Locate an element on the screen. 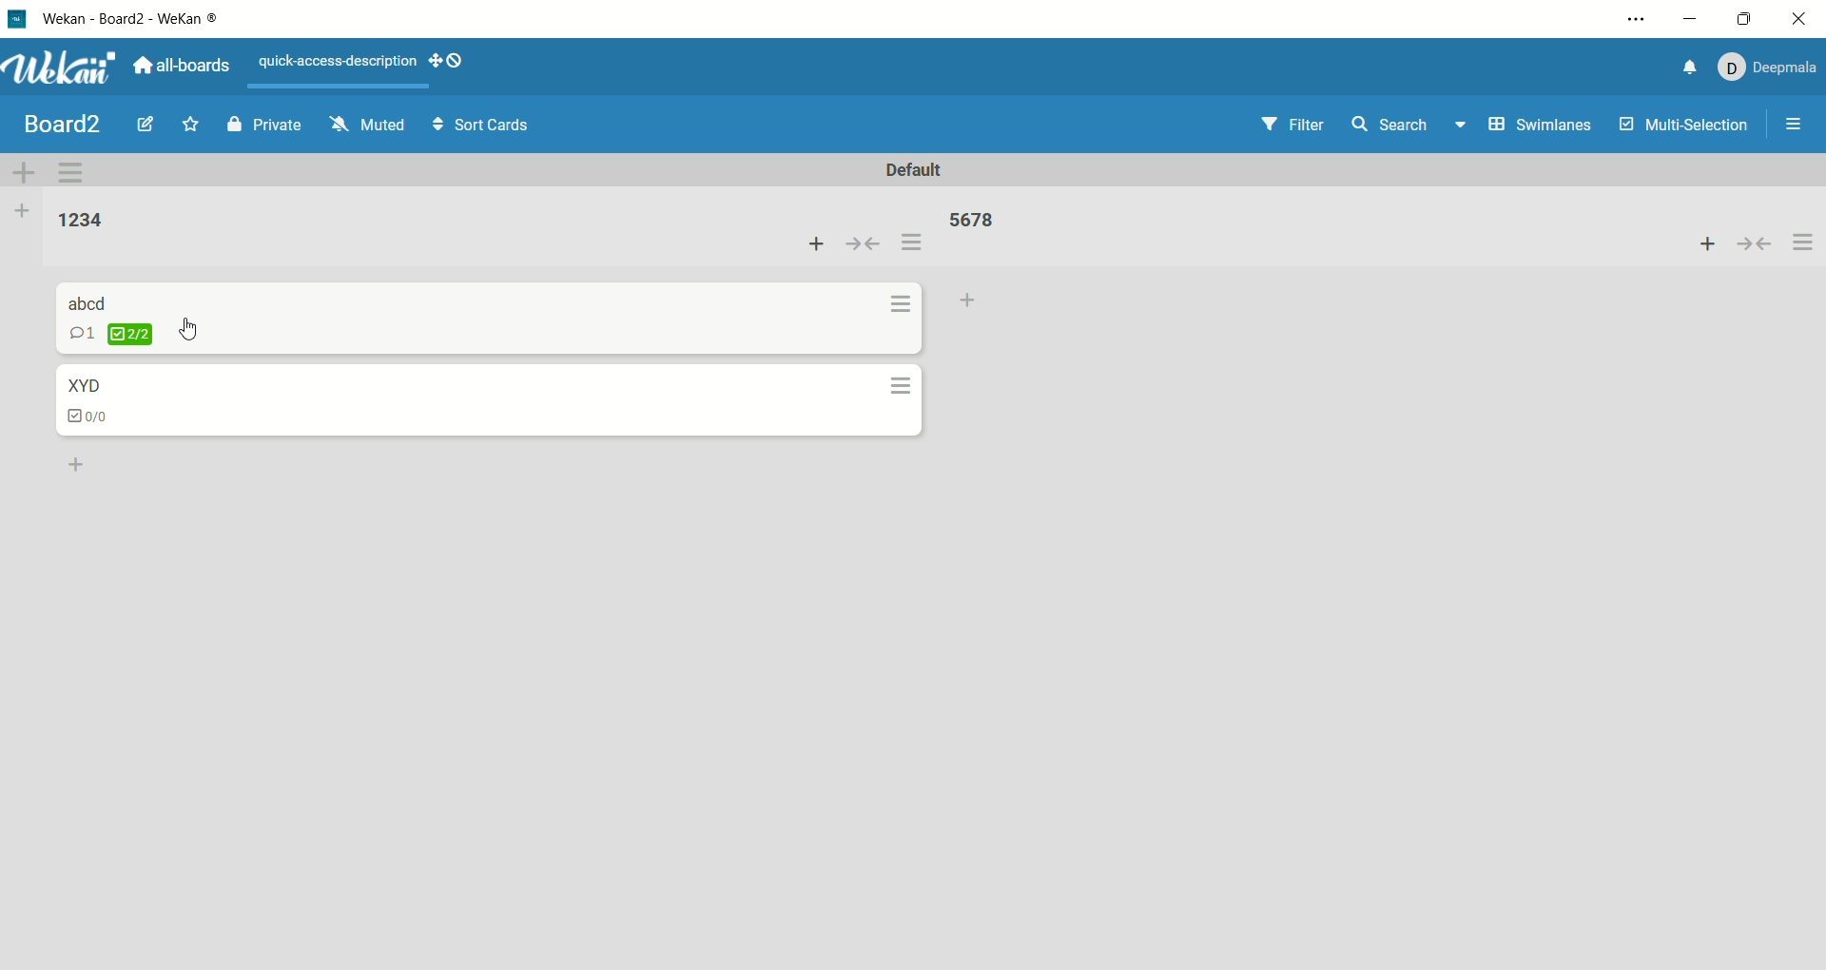 This screenshot has height=970, width=1826. favorite is located at coordinates (189, 119).